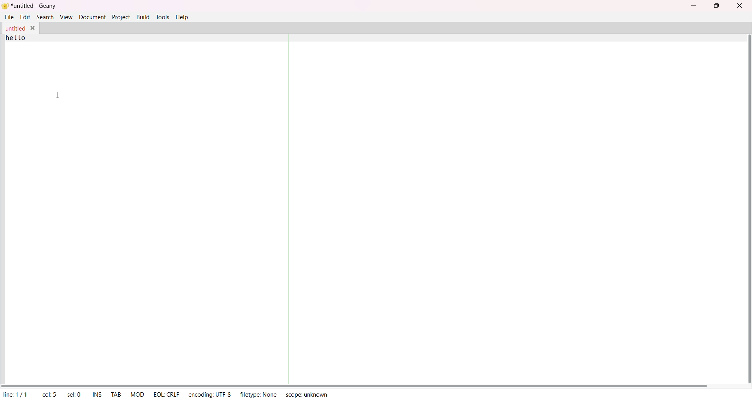 The image size is (752, 399). What do you see at coordinates (120, 17) in the screenshot?
I see `project` at bounding box center [120, 17].